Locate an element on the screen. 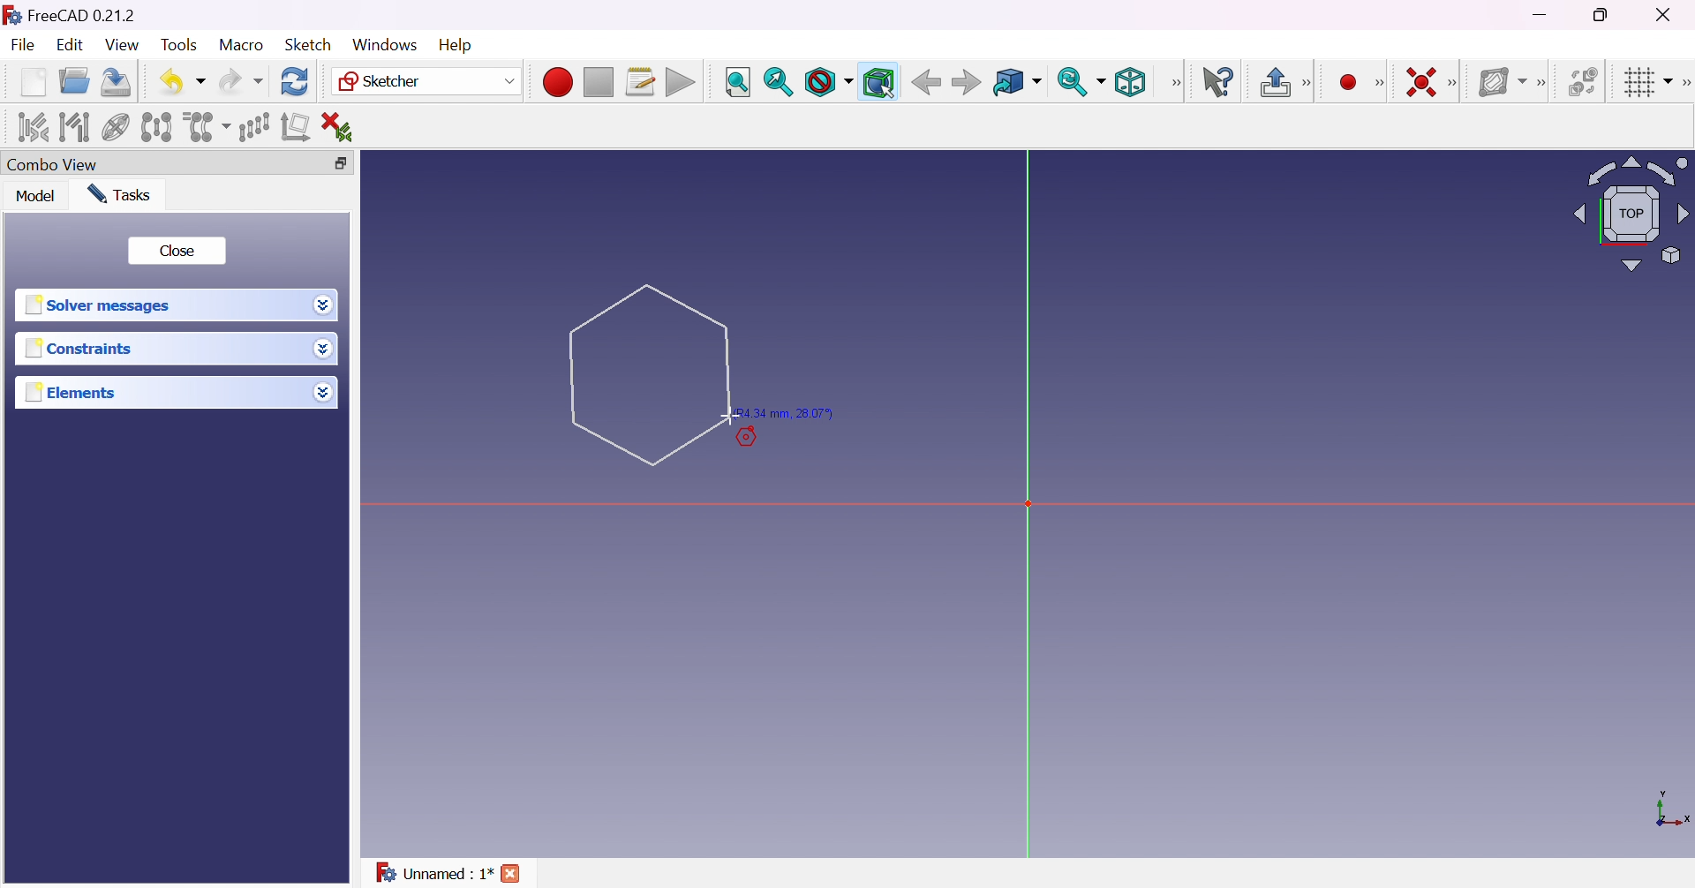 This screenshot has width=1695, height=888. Stop macro recording... is located at coordinates (599, 83).